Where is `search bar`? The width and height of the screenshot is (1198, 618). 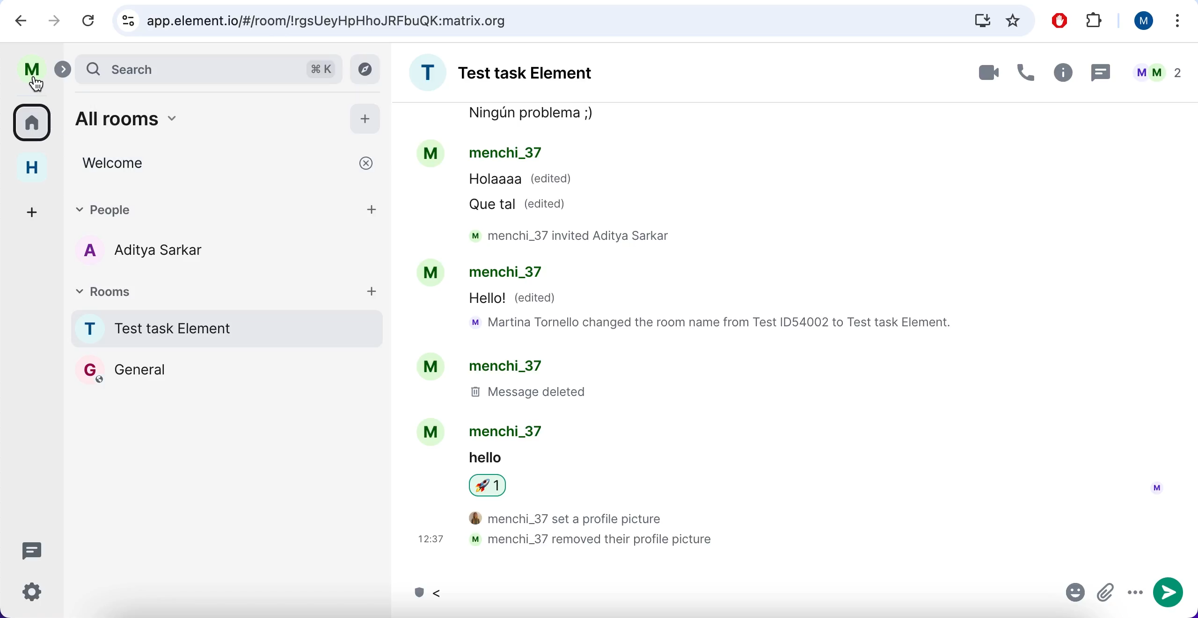 search bar is located at coordinates (571, 20).